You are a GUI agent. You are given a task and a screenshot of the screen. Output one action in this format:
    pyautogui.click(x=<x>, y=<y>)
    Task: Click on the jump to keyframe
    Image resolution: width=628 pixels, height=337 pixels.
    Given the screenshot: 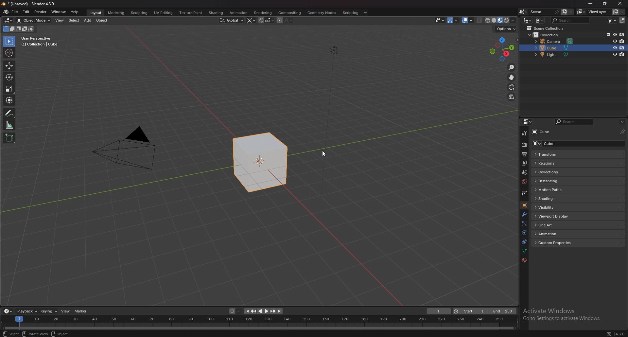 What is the action you would take?
    pyautogui.click(x=254, y=311)
    